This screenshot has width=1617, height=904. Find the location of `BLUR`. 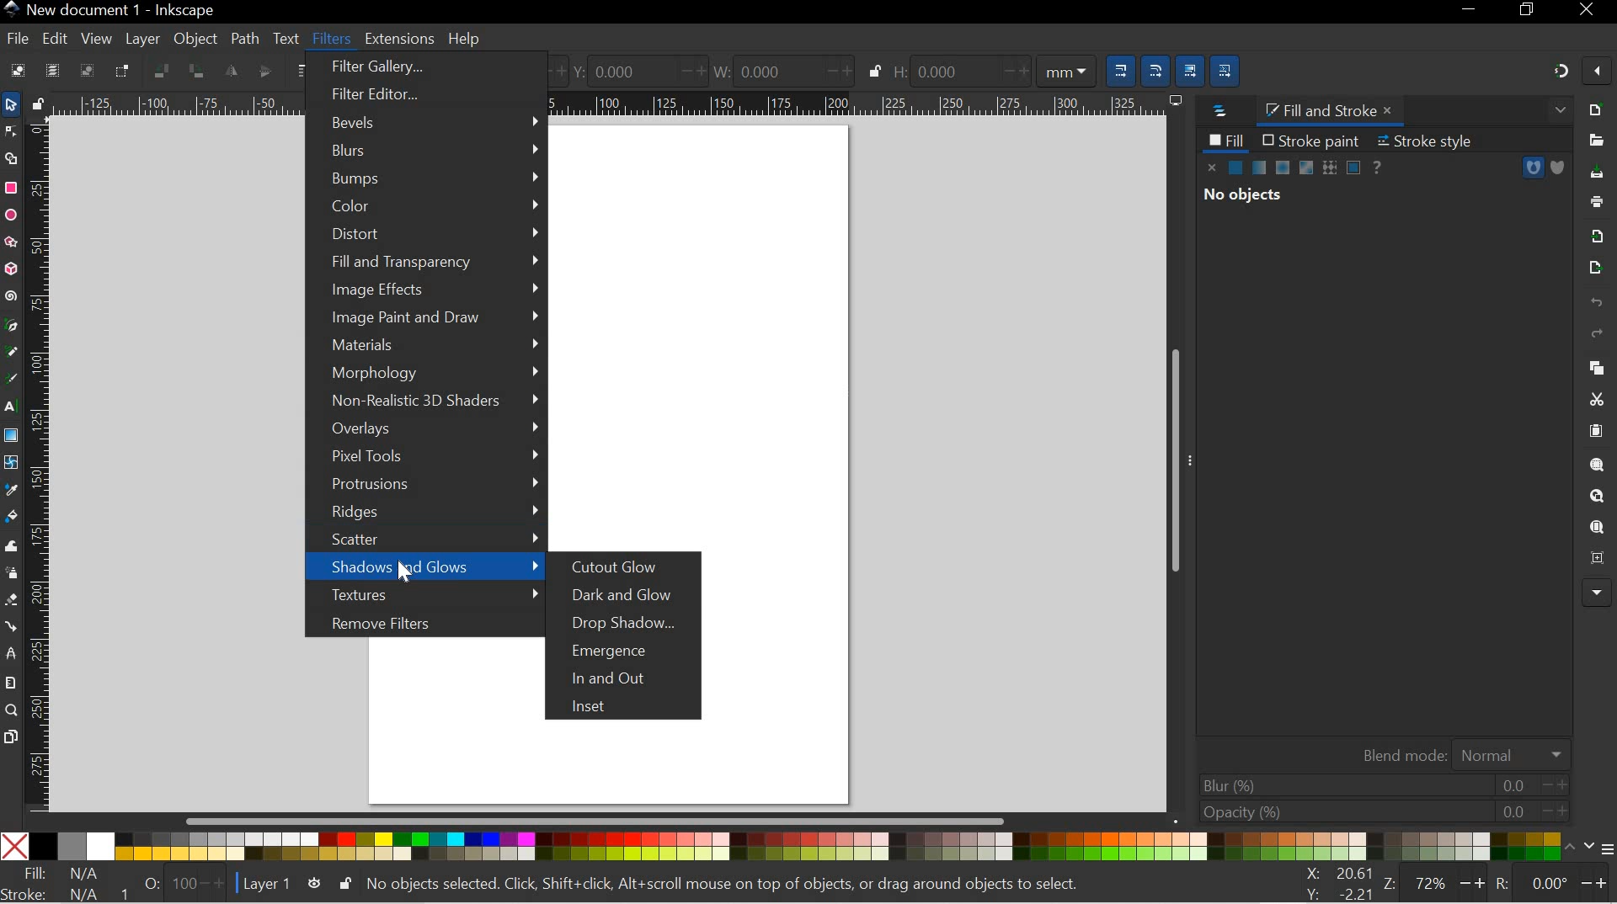

BLUR is located at coordinates (1381, 784).